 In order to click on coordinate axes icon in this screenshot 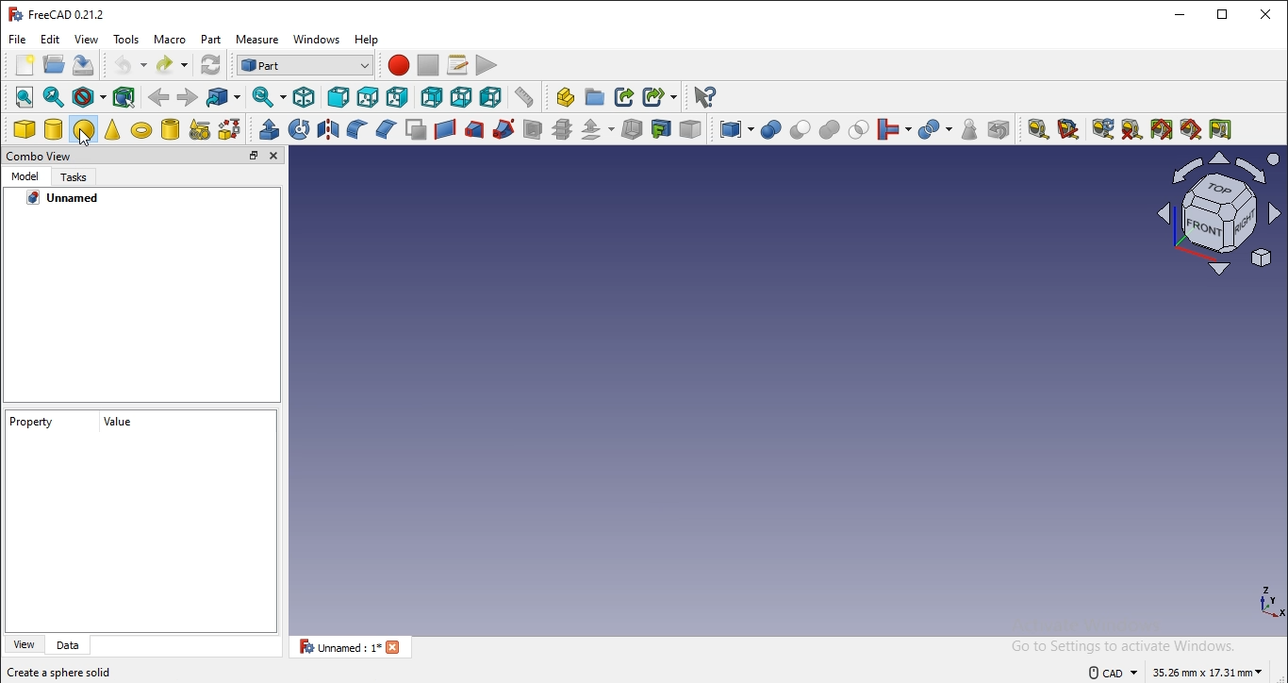, I will do `click(1269, 605)`.